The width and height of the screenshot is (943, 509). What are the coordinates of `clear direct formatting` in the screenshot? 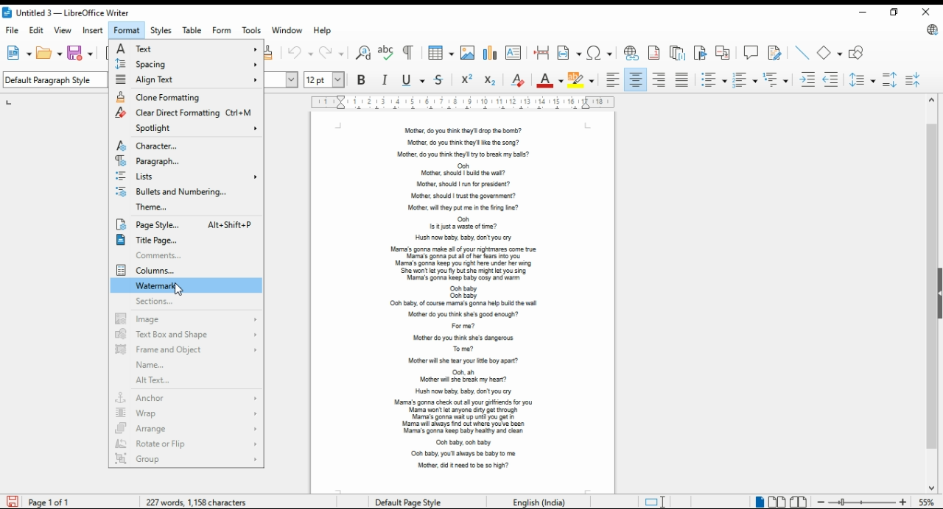 It's located at (518, 79).